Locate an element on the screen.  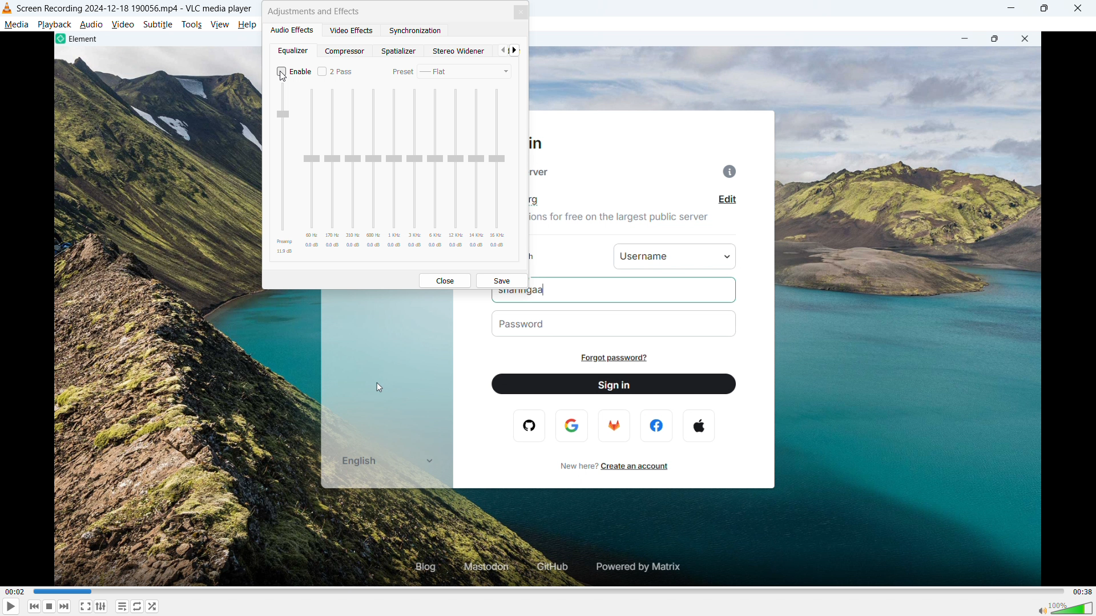
Close is located at coordinates (519, 12).